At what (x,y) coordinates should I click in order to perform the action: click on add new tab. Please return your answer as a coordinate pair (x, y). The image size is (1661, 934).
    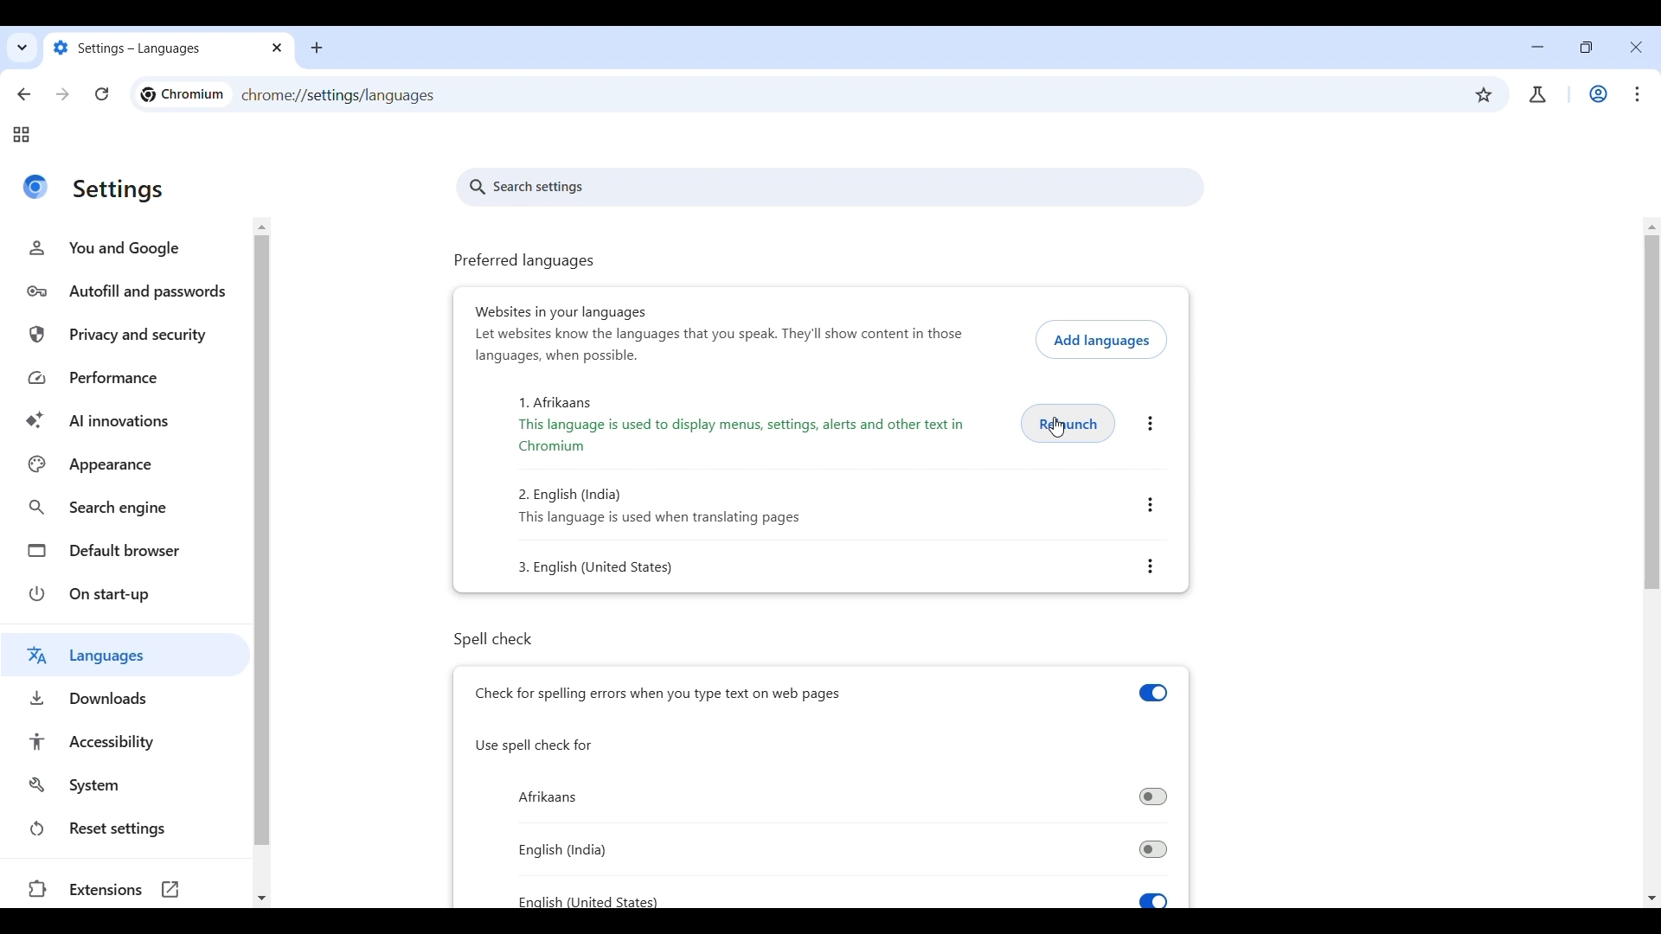
    Looking at the image, I should click on (316, 46).